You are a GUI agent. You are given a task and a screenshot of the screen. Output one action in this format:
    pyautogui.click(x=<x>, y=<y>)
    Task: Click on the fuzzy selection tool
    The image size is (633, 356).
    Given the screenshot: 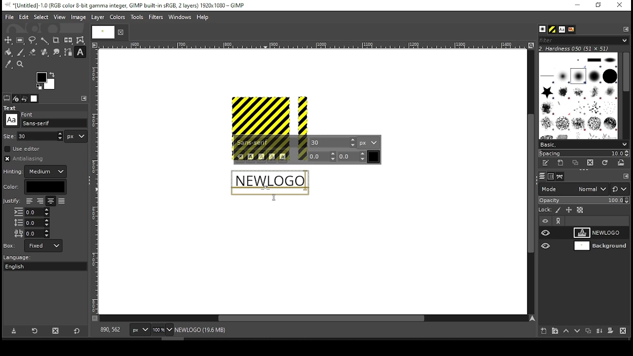 What is the action you would take?
    pyautogui.click(x=45, y=41)
    